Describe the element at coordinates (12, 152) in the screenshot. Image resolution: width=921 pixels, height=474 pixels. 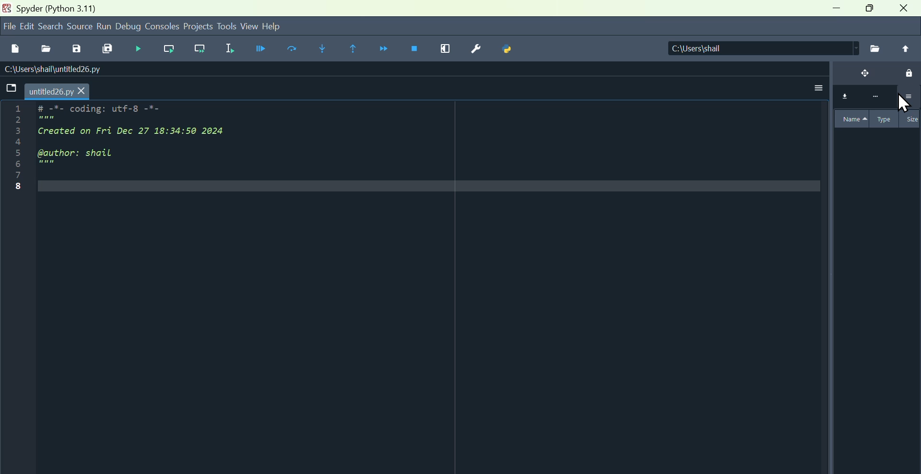
I see `Line numbers` at that location.